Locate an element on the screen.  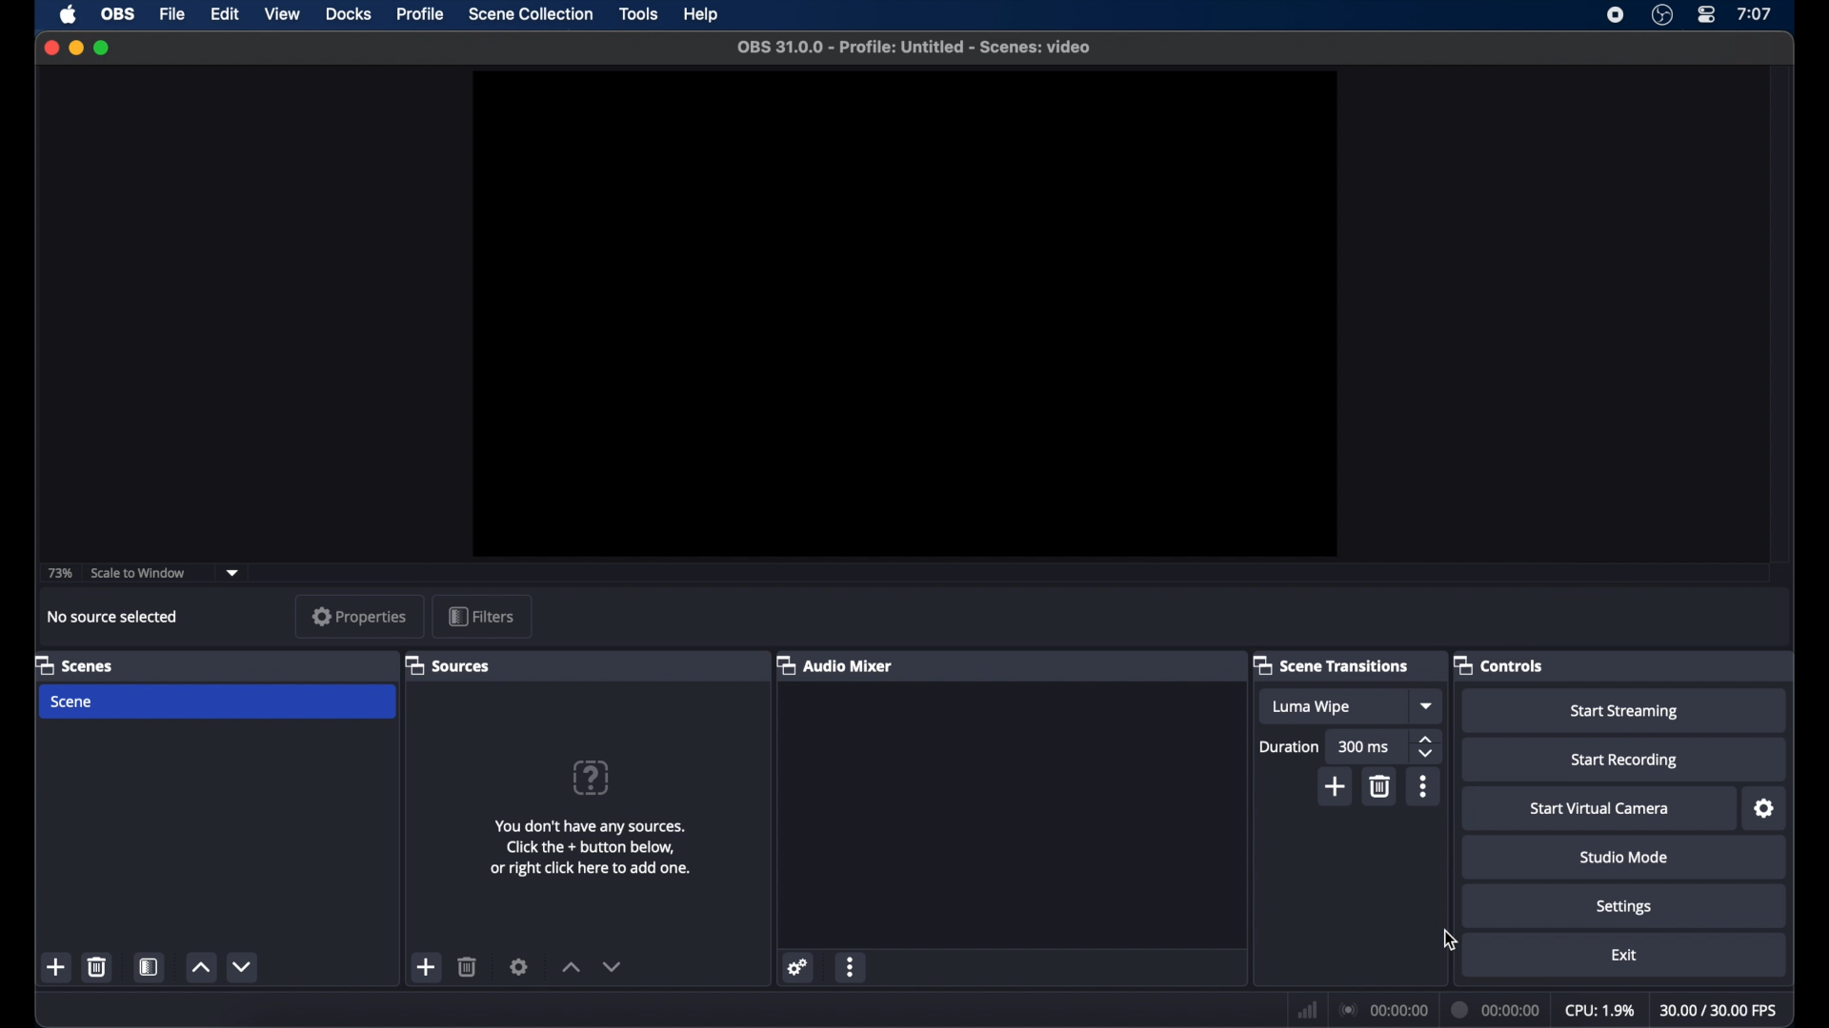
add is located at coordinates (428, 967).